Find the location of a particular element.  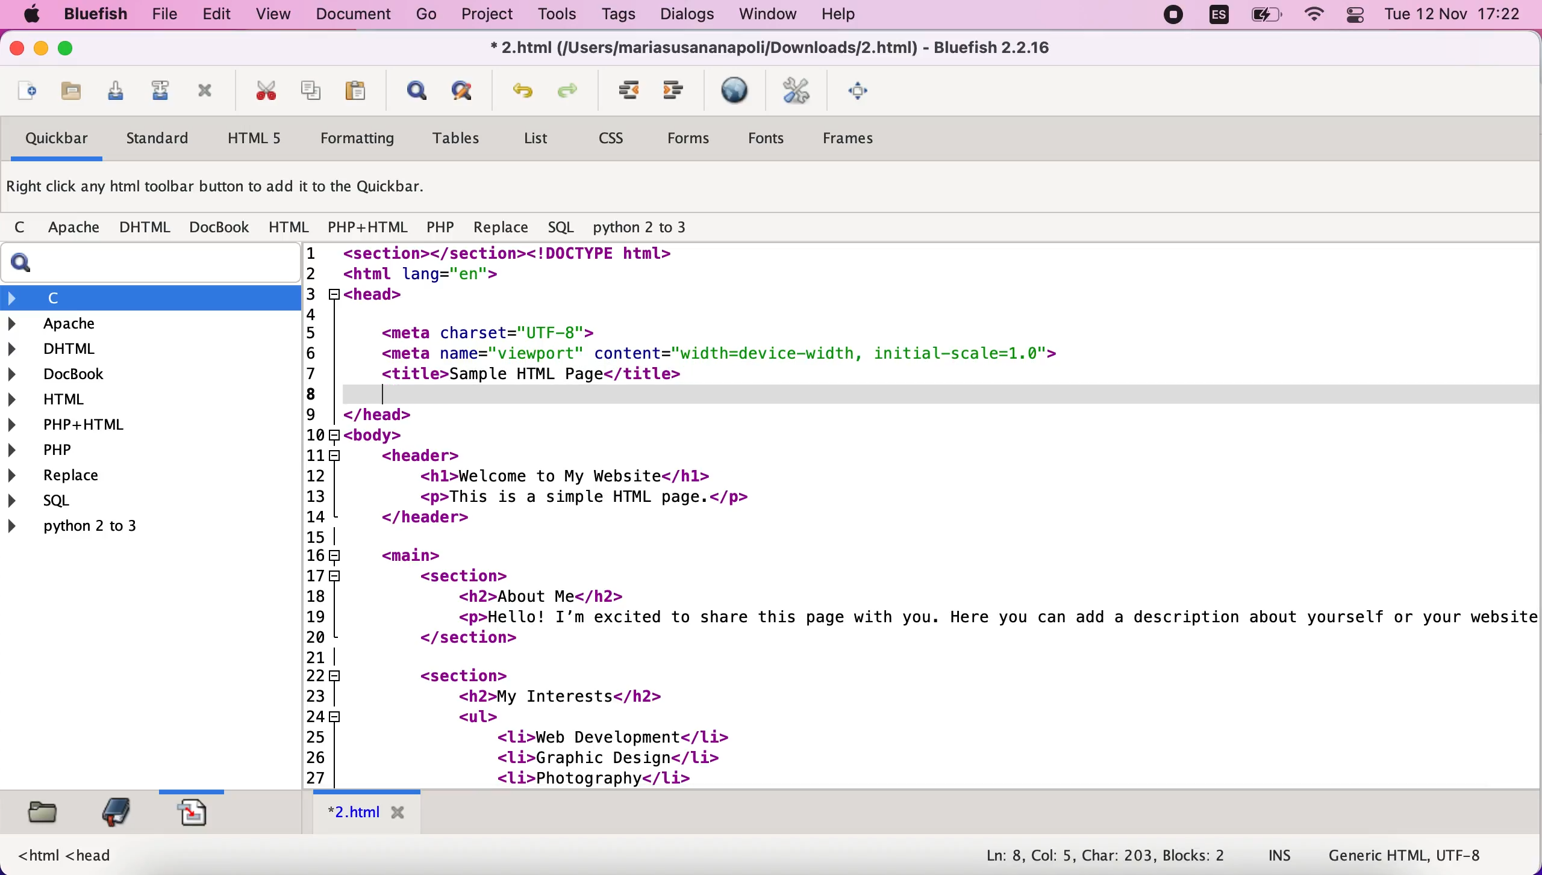

paste is located at coordinates (360, 91).